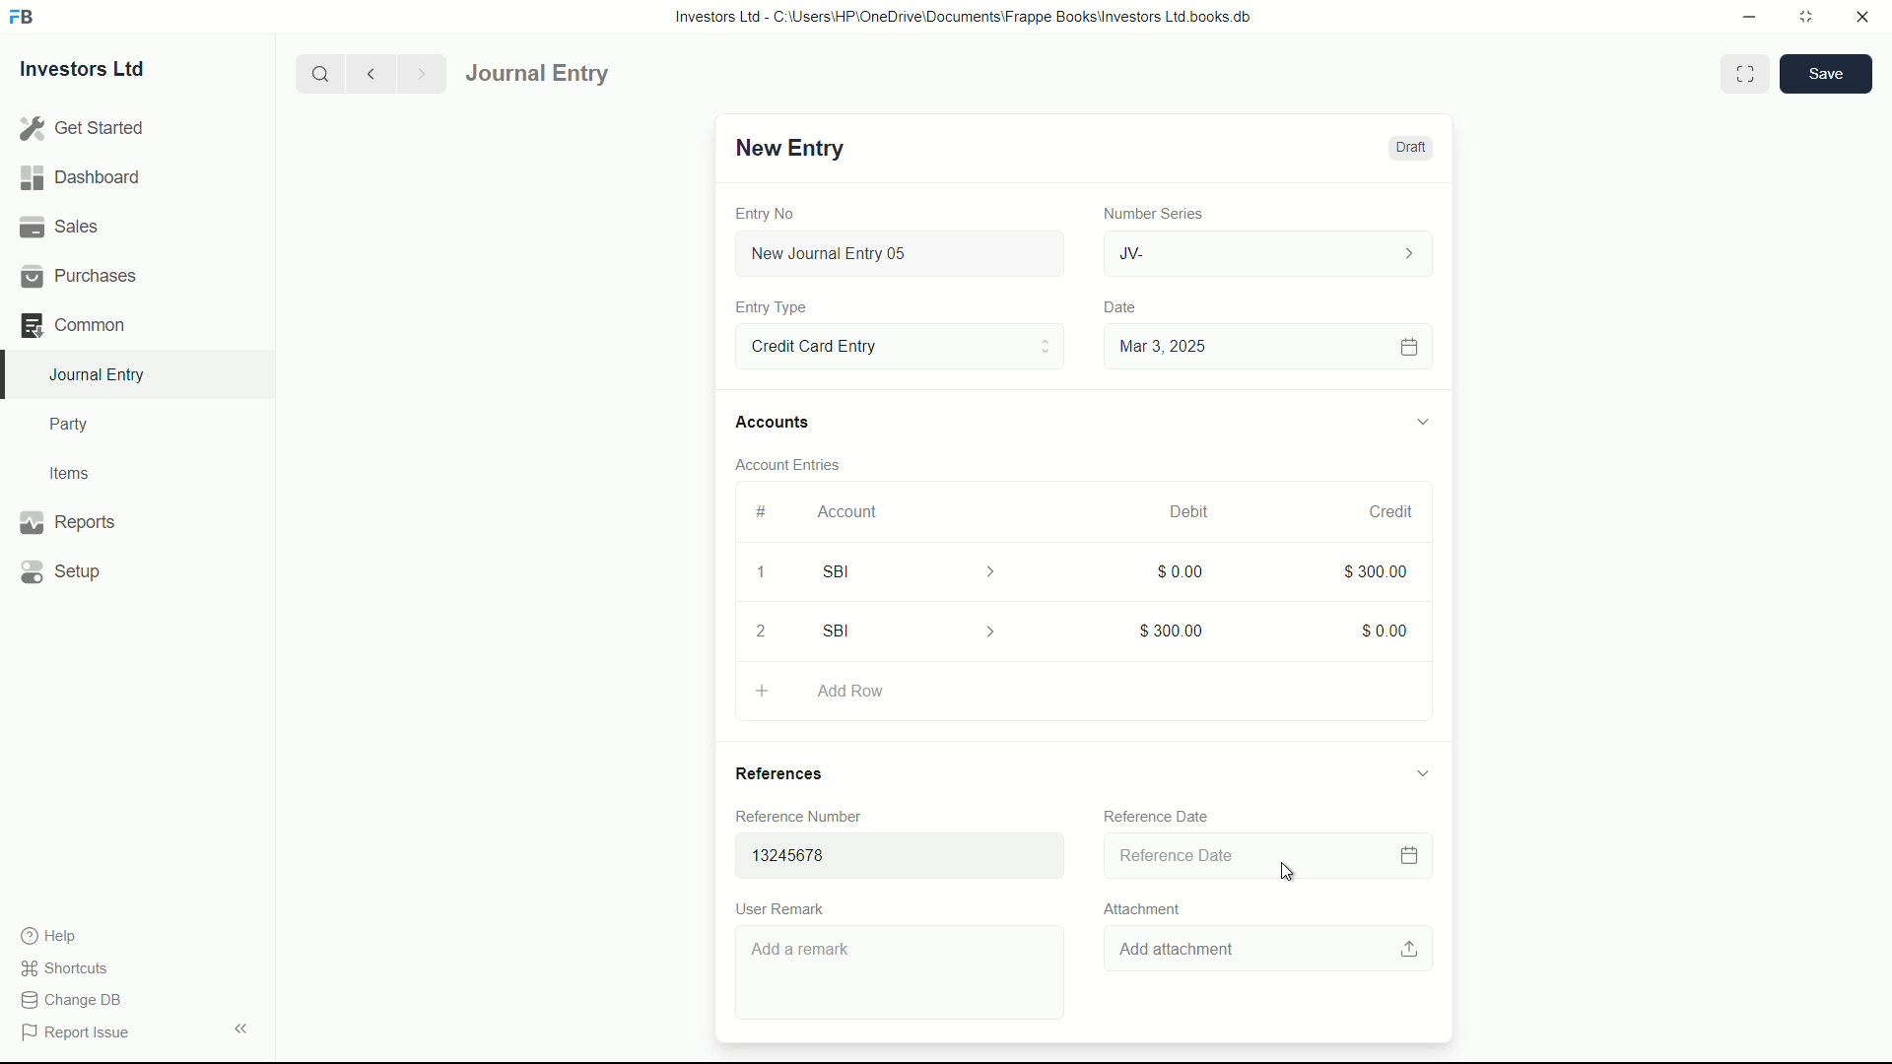 This screenshot has width=1892, height=1064. I want to click on Account, so click(848, 511).